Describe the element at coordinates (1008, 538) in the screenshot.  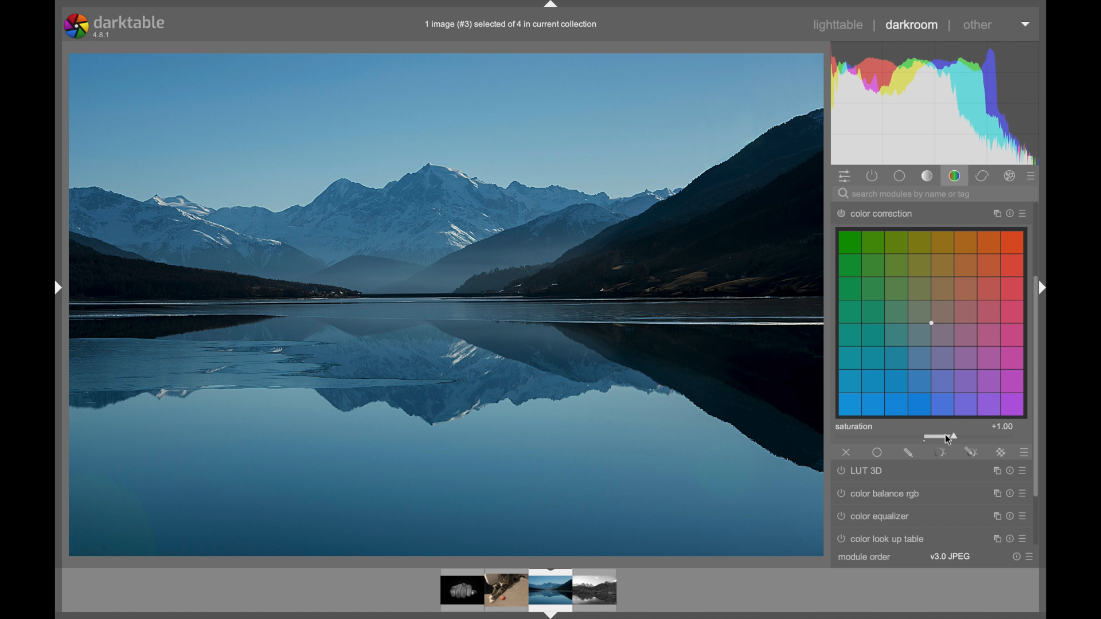
I see `options` at that location.